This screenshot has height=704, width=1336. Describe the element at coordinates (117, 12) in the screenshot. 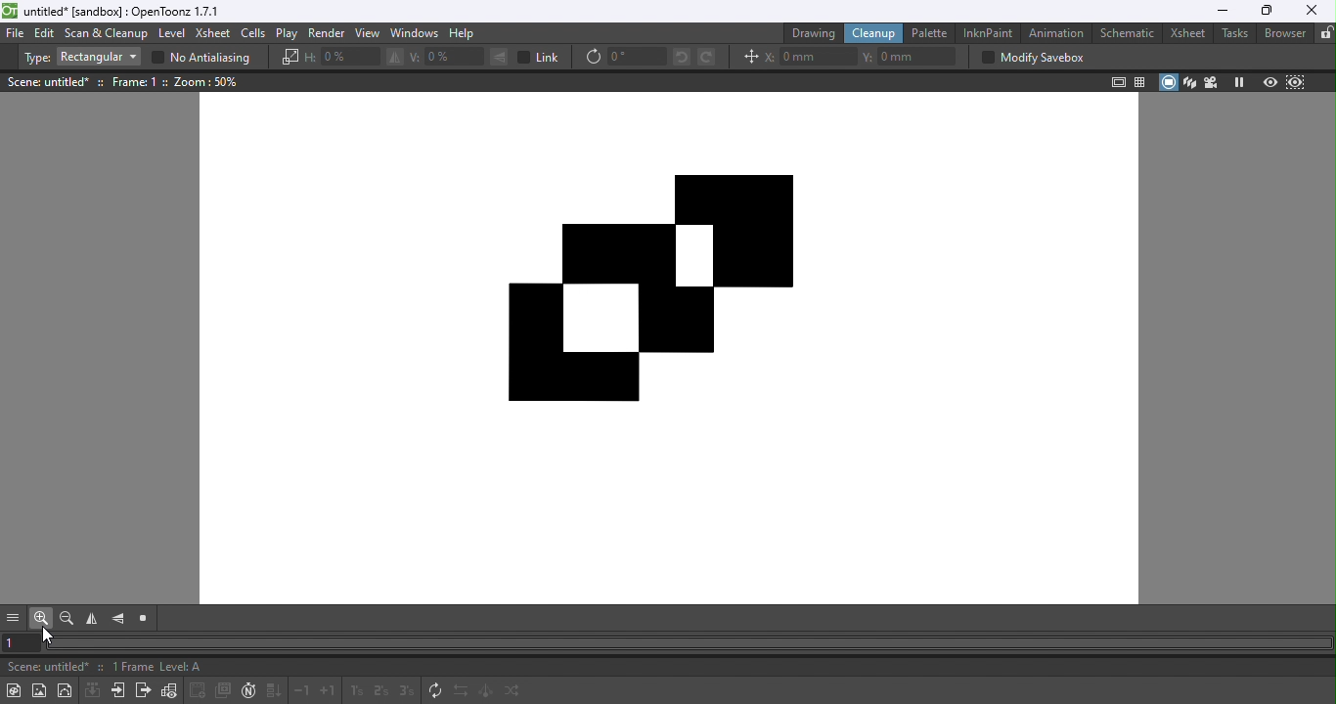

I see `File name` at that location.